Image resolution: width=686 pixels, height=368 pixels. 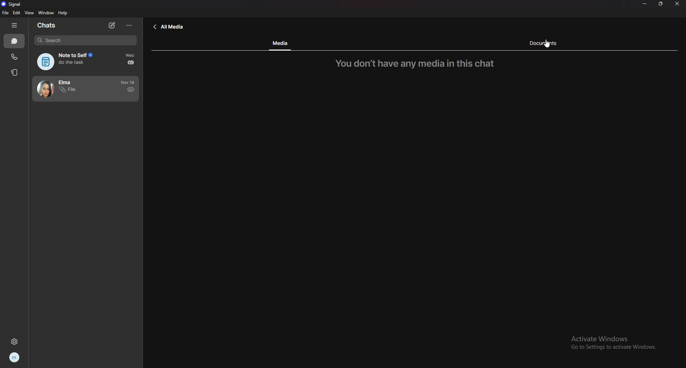 What do you see at coordinates (48, 26) in the screenshot?
I see `chats` at bounding box center [48, 26].